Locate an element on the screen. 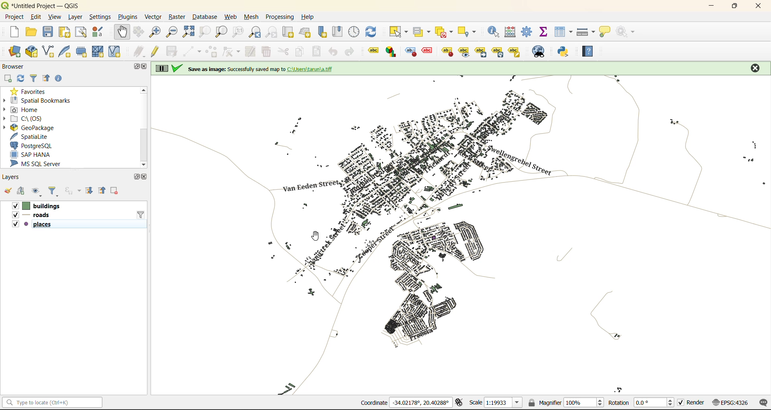 The image size is (771, 410). Move a label, diagrams or callout is located at coordinates (481, 51).